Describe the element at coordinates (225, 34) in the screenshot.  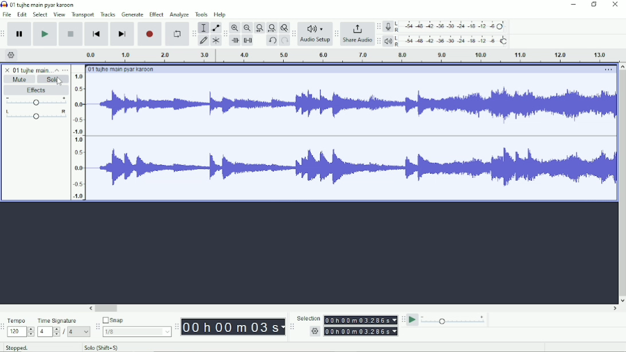
I see `Audacity edit toolbar` at that location.